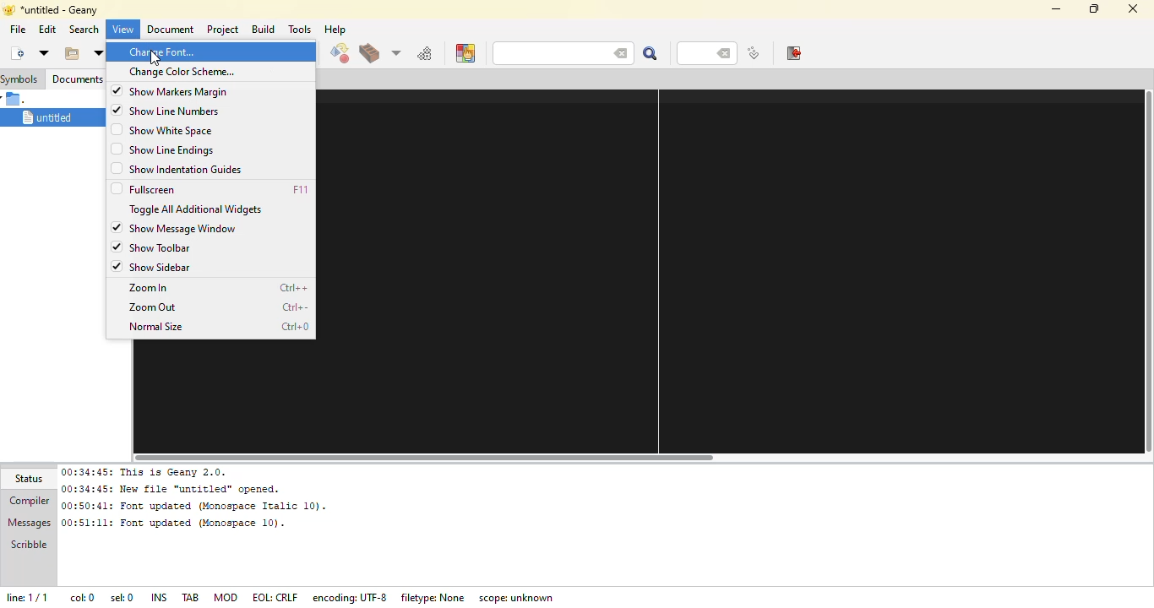 Image resolution: width=1154 pixels, height=608 pixels. I want to click on show toolbar, so click(161, 247).